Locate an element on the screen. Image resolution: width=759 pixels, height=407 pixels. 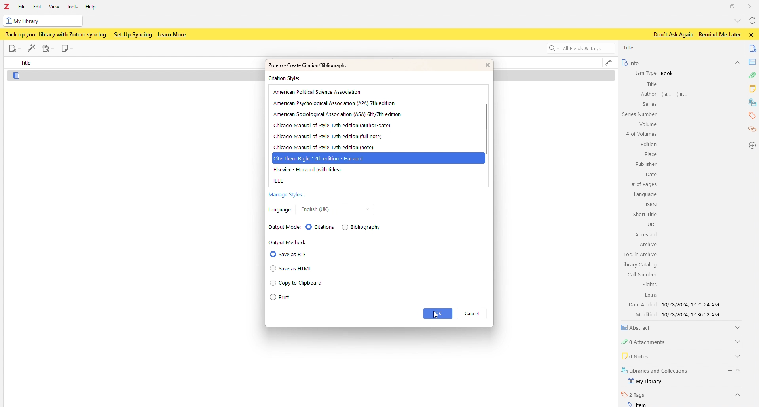
notes is located at coordinates (753, 89).